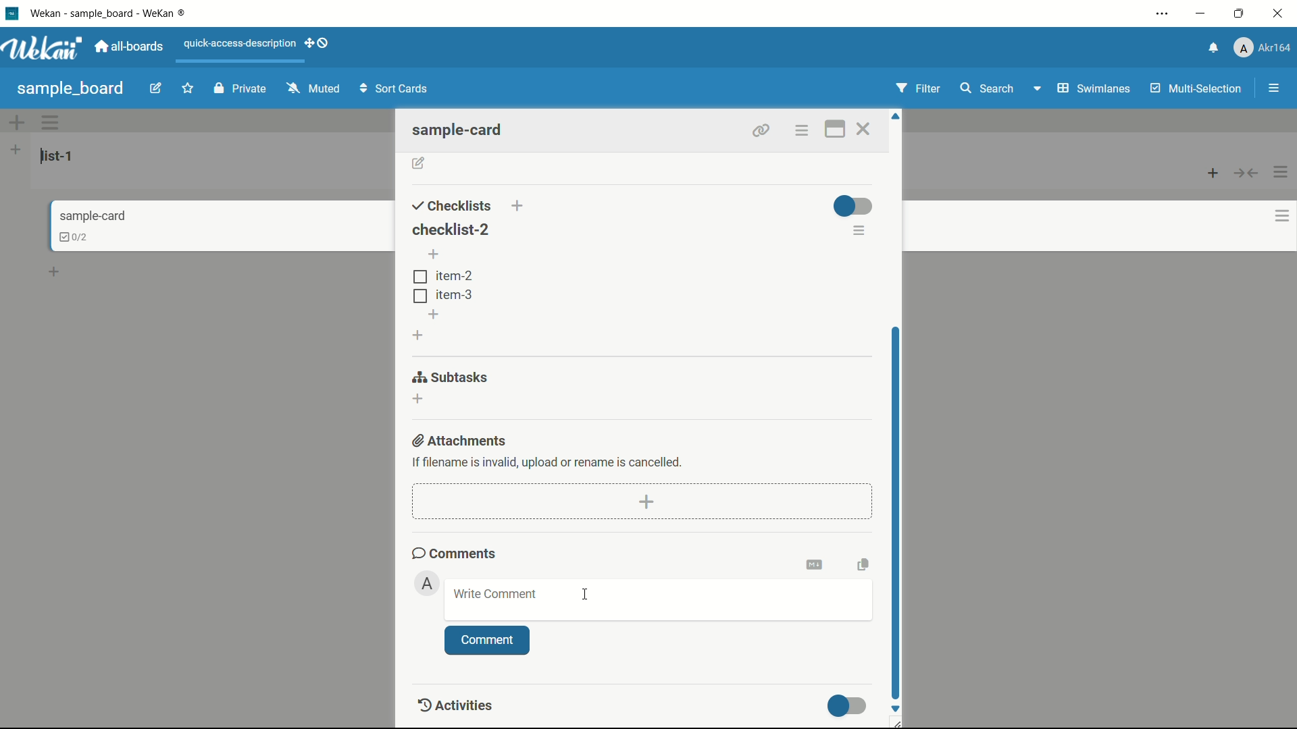 The image size is (1297, 729). What do you see at coordinates (466, 705) in the screenshot?
I see `Activities` at bounding box center [466, 705].